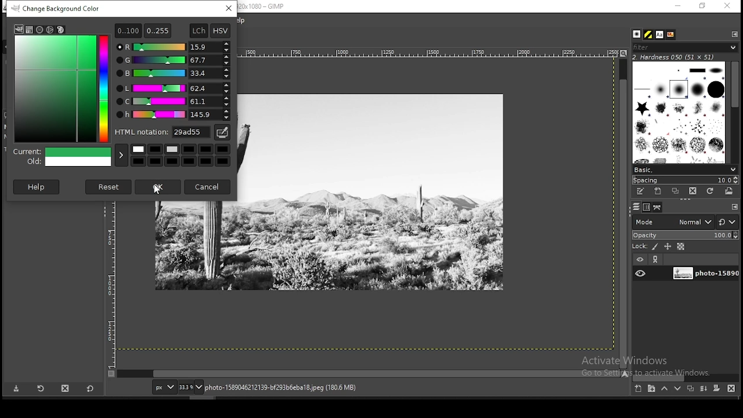 This screenshot has height=418, width=743. I want to click on color, so click(182, 154).